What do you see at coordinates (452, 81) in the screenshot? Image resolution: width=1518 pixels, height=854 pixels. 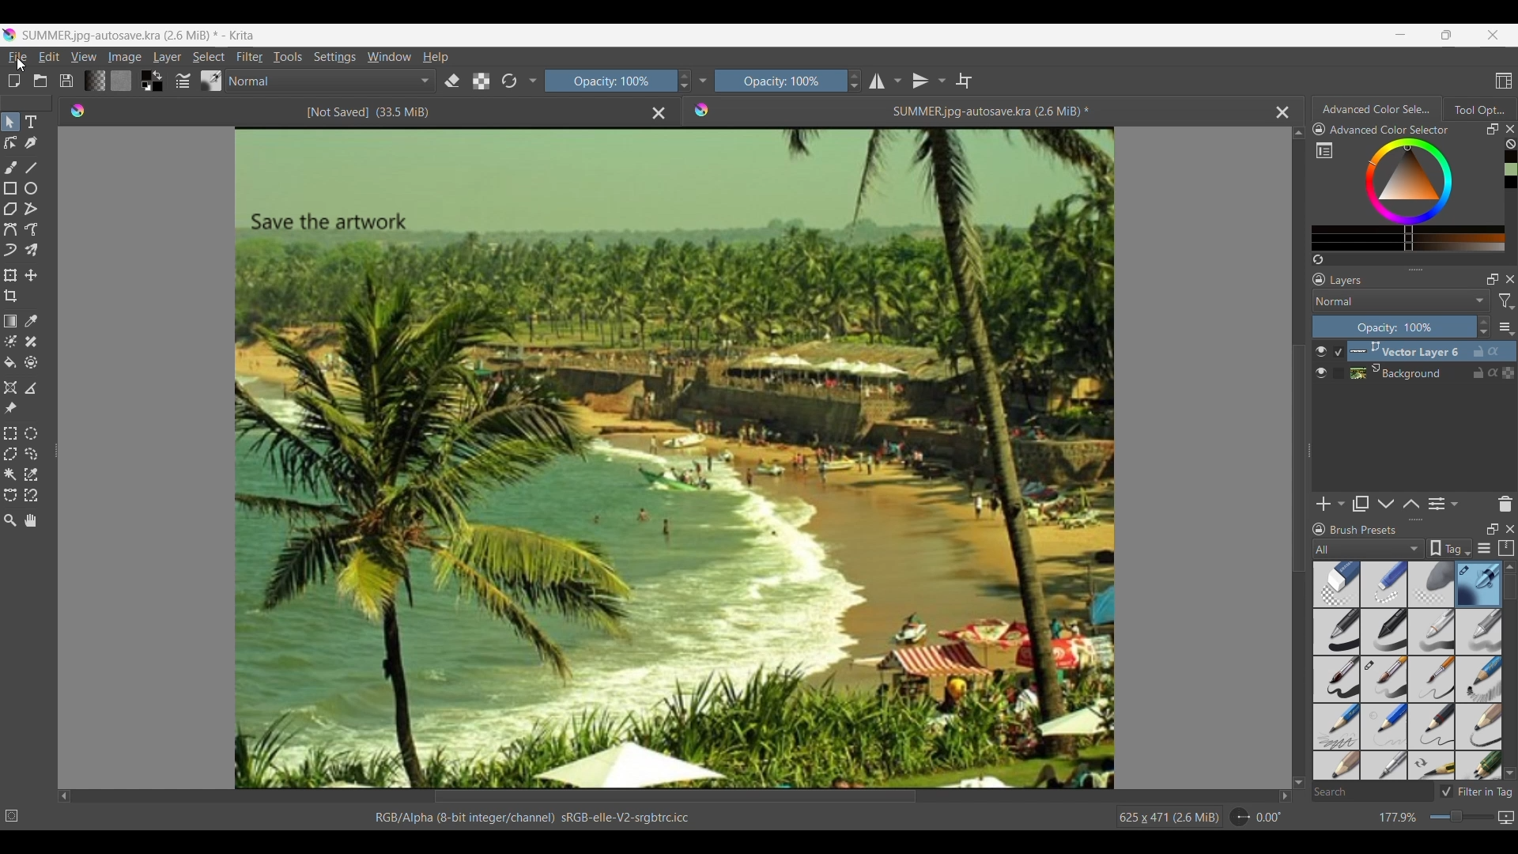 I see `Set to erase mode` at bounding box center [452, 81].